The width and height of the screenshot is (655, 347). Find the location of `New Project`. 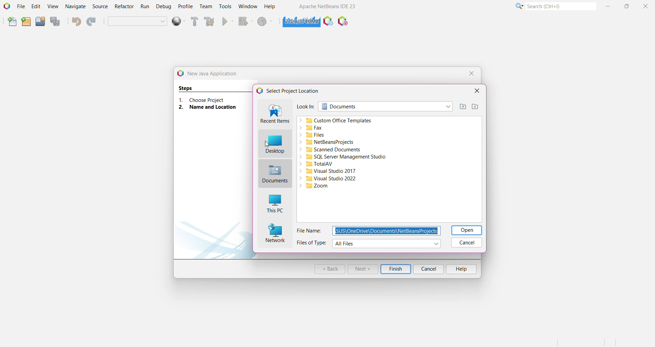

New Project is located at coordinates (26, 22).